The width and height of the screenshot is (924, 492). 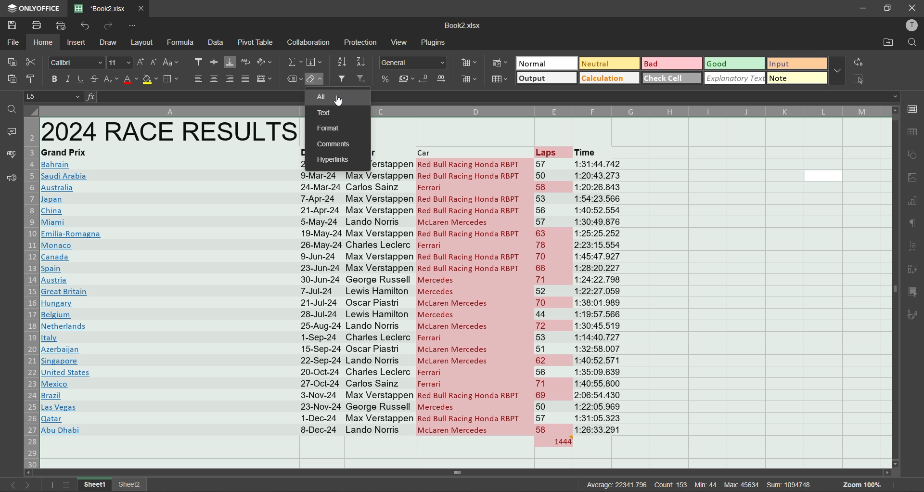 I want to click on merge and center, so click(x=265, y=79).